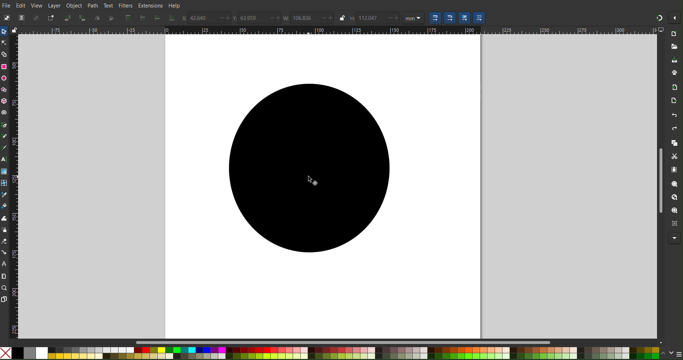  What do you see at coordinates (126, 5) in the screenshot?
I see `Filters` at bounding box center [126, 5].